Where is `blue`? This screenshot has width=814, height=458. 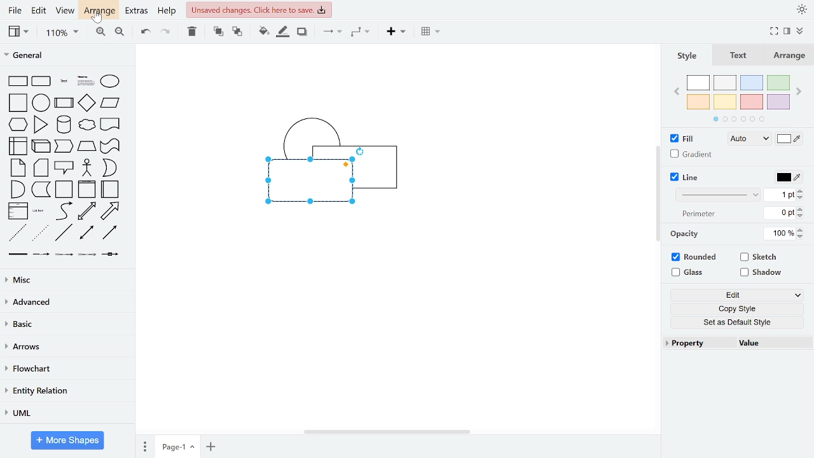 blue is located at coordinates (752, 83).